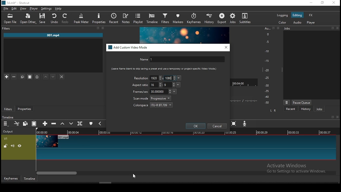 This screenshot has width=341, height=192. I want to click on split at playhead, so click(80, 123).